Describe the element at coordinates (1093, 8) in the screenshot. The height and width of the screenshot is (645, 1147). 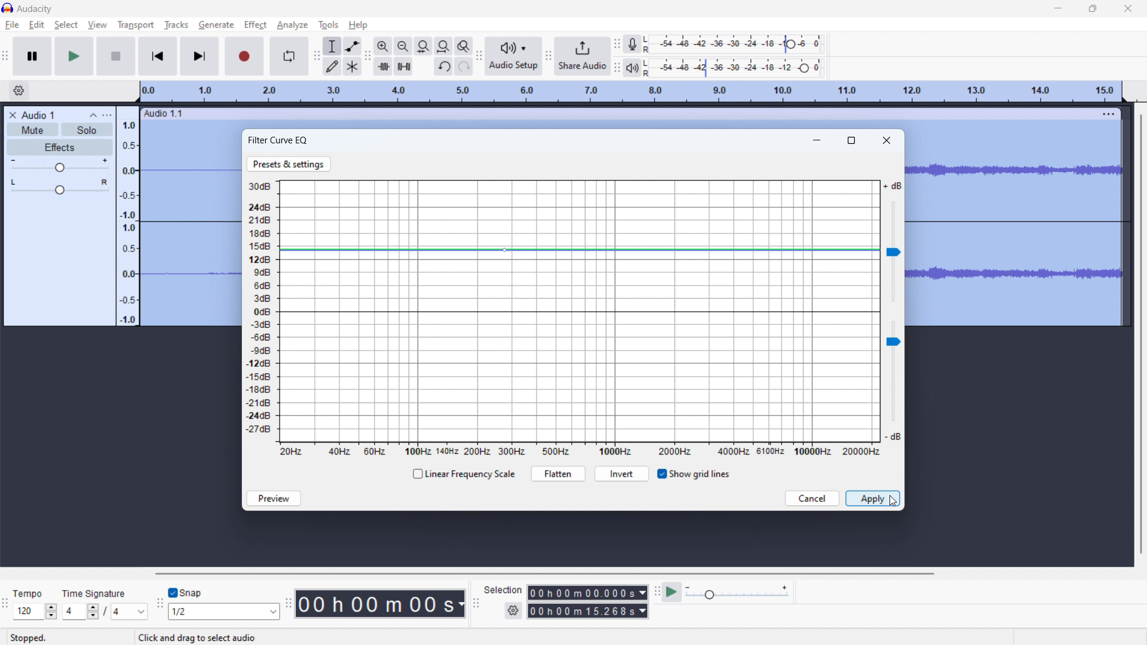
I see `maximize` at that location.